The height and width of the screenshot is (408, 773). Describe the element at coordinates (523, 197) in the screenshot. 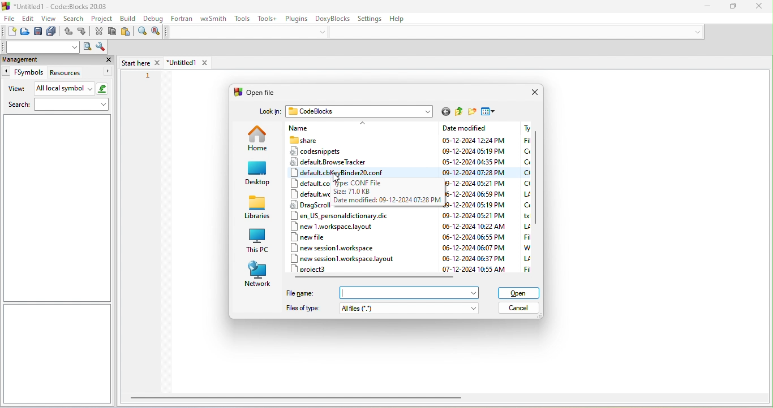

I see `type` at that location.